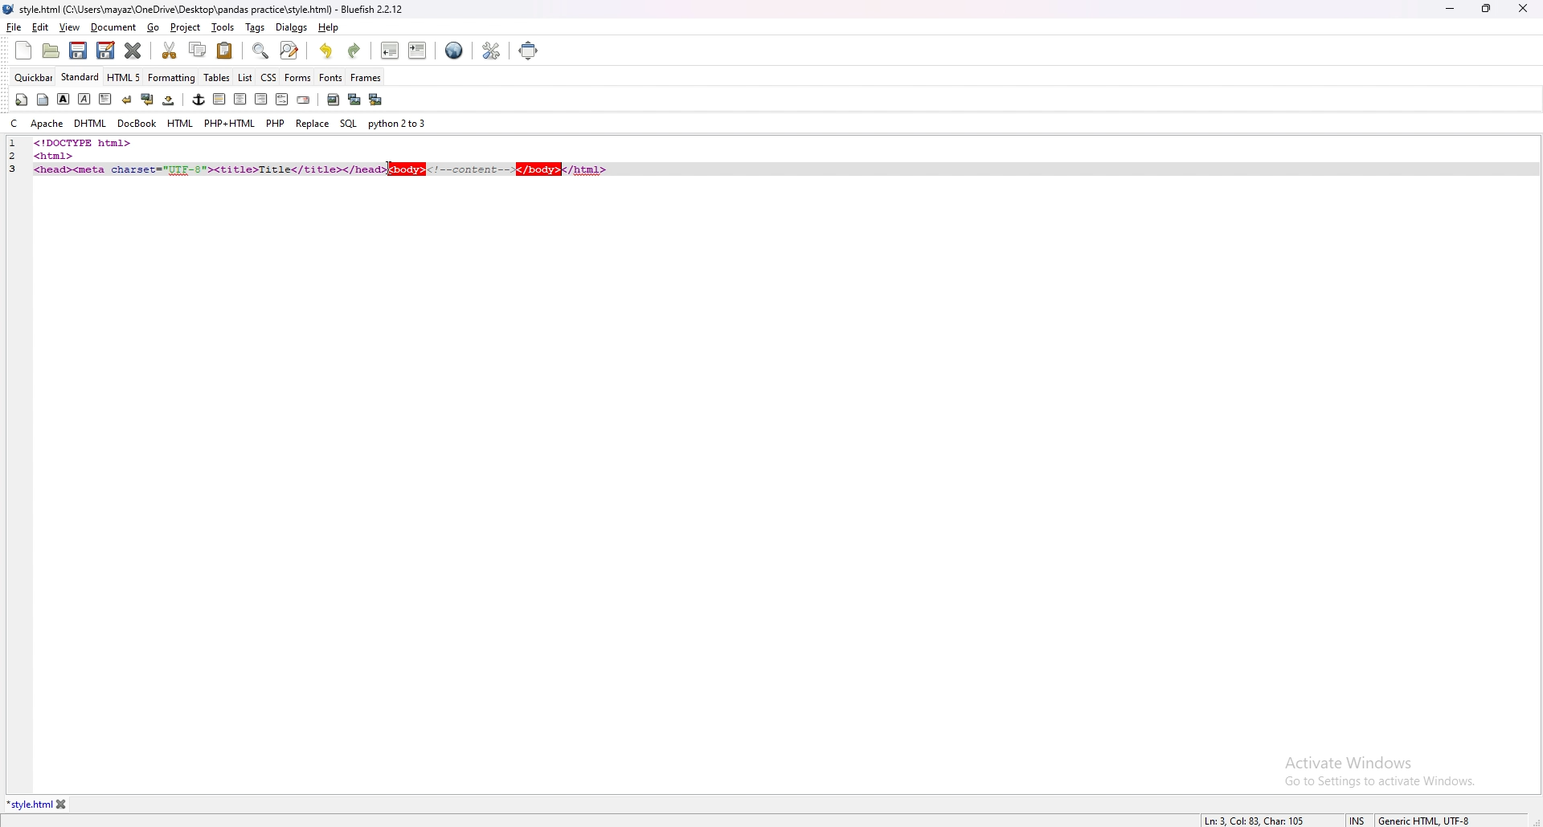  Describe the element at coordinates (256, 27) in the screenshot. I see `tags` at that location.